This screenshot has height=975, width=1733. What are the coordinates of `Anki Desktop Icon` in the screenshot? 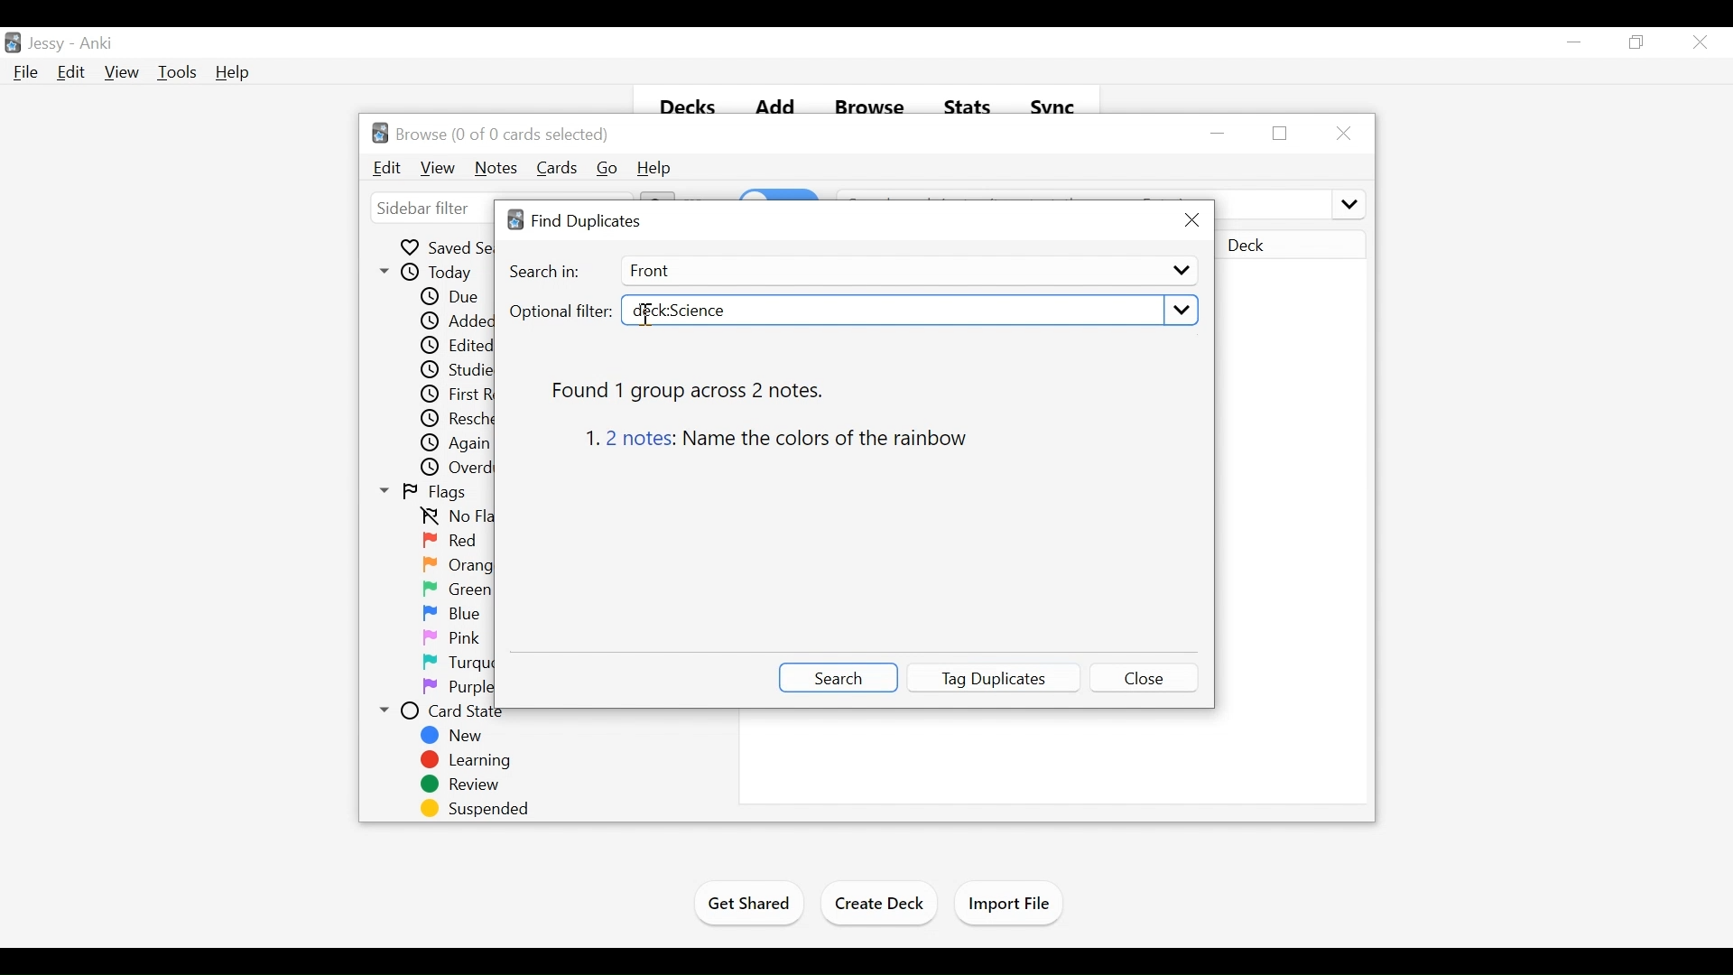 It's located at (13, 43).